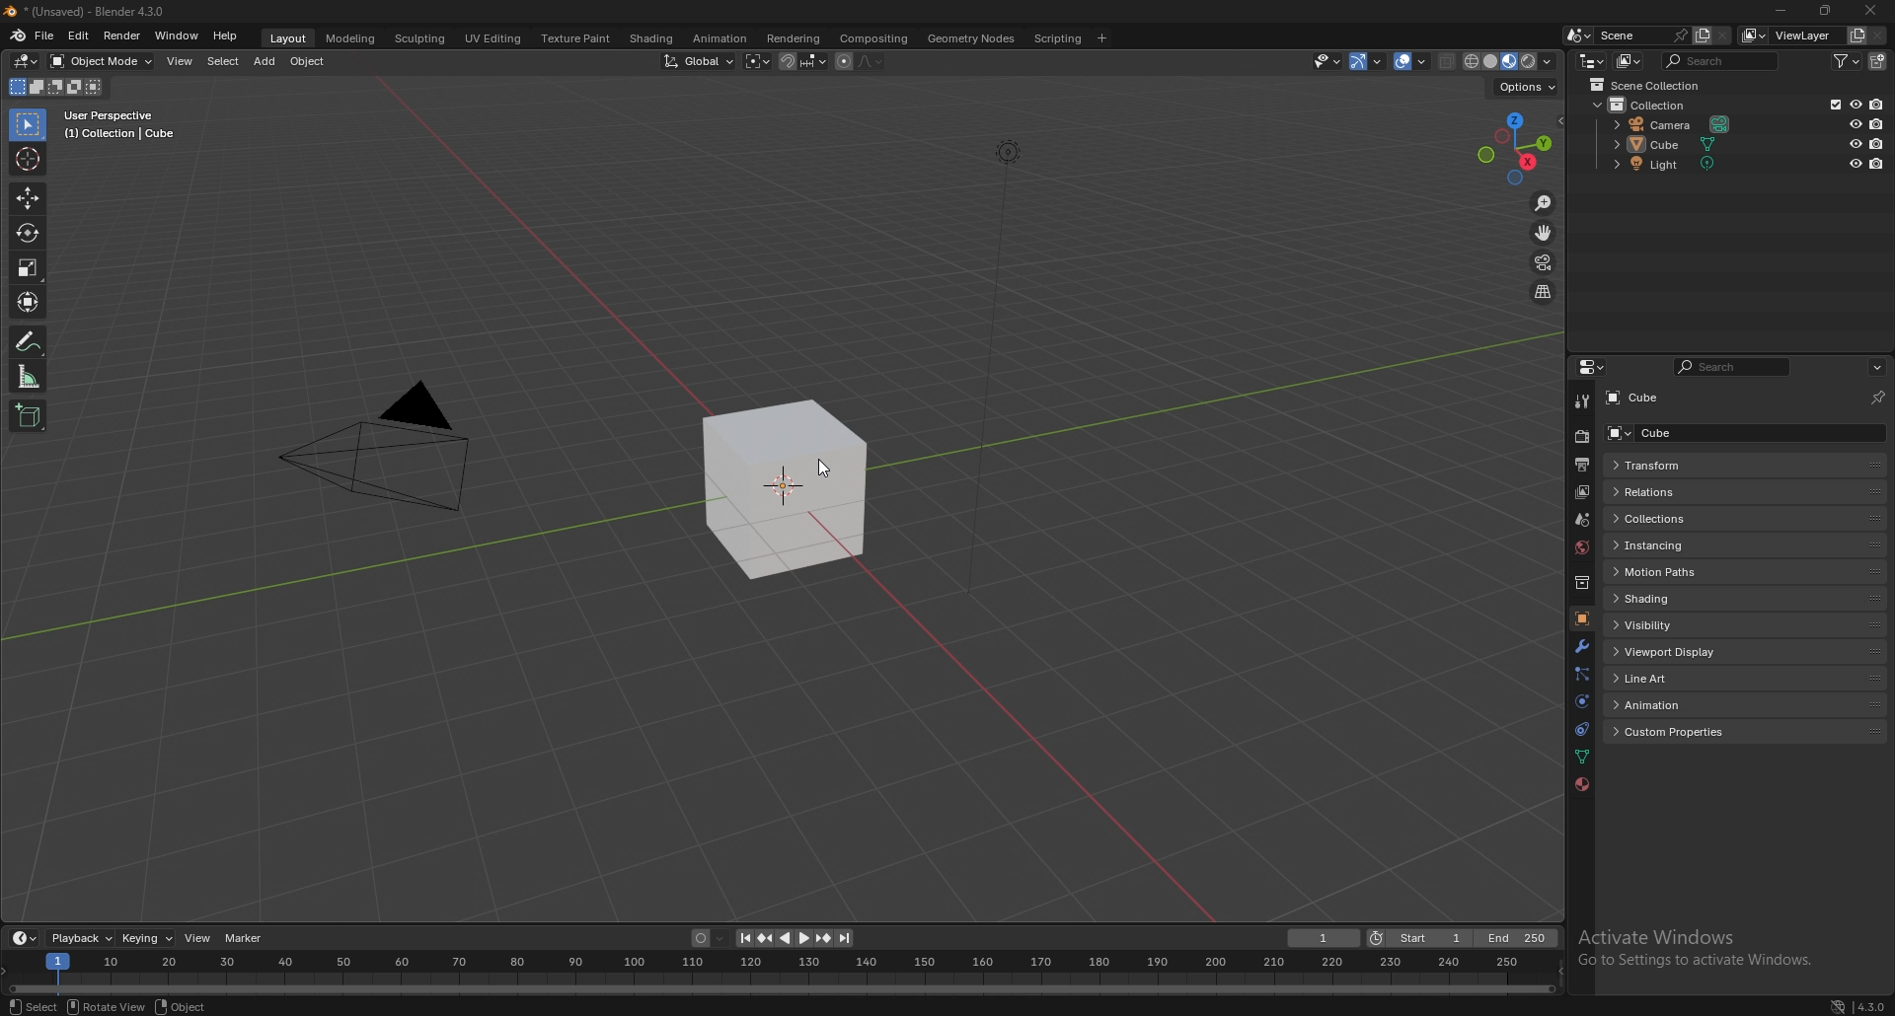  What do you see at coordinates (1414, 61) in the screenshot?
I see `overlay` at bounding box center [1414, 61].